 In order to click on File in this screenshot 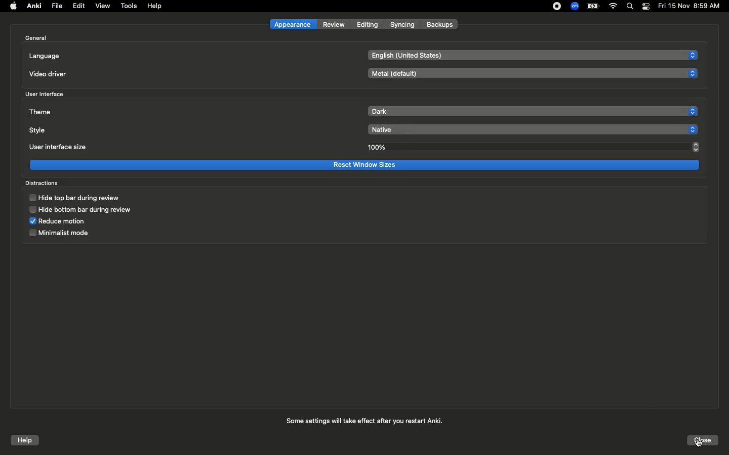, I will do `click(58, 5)`.